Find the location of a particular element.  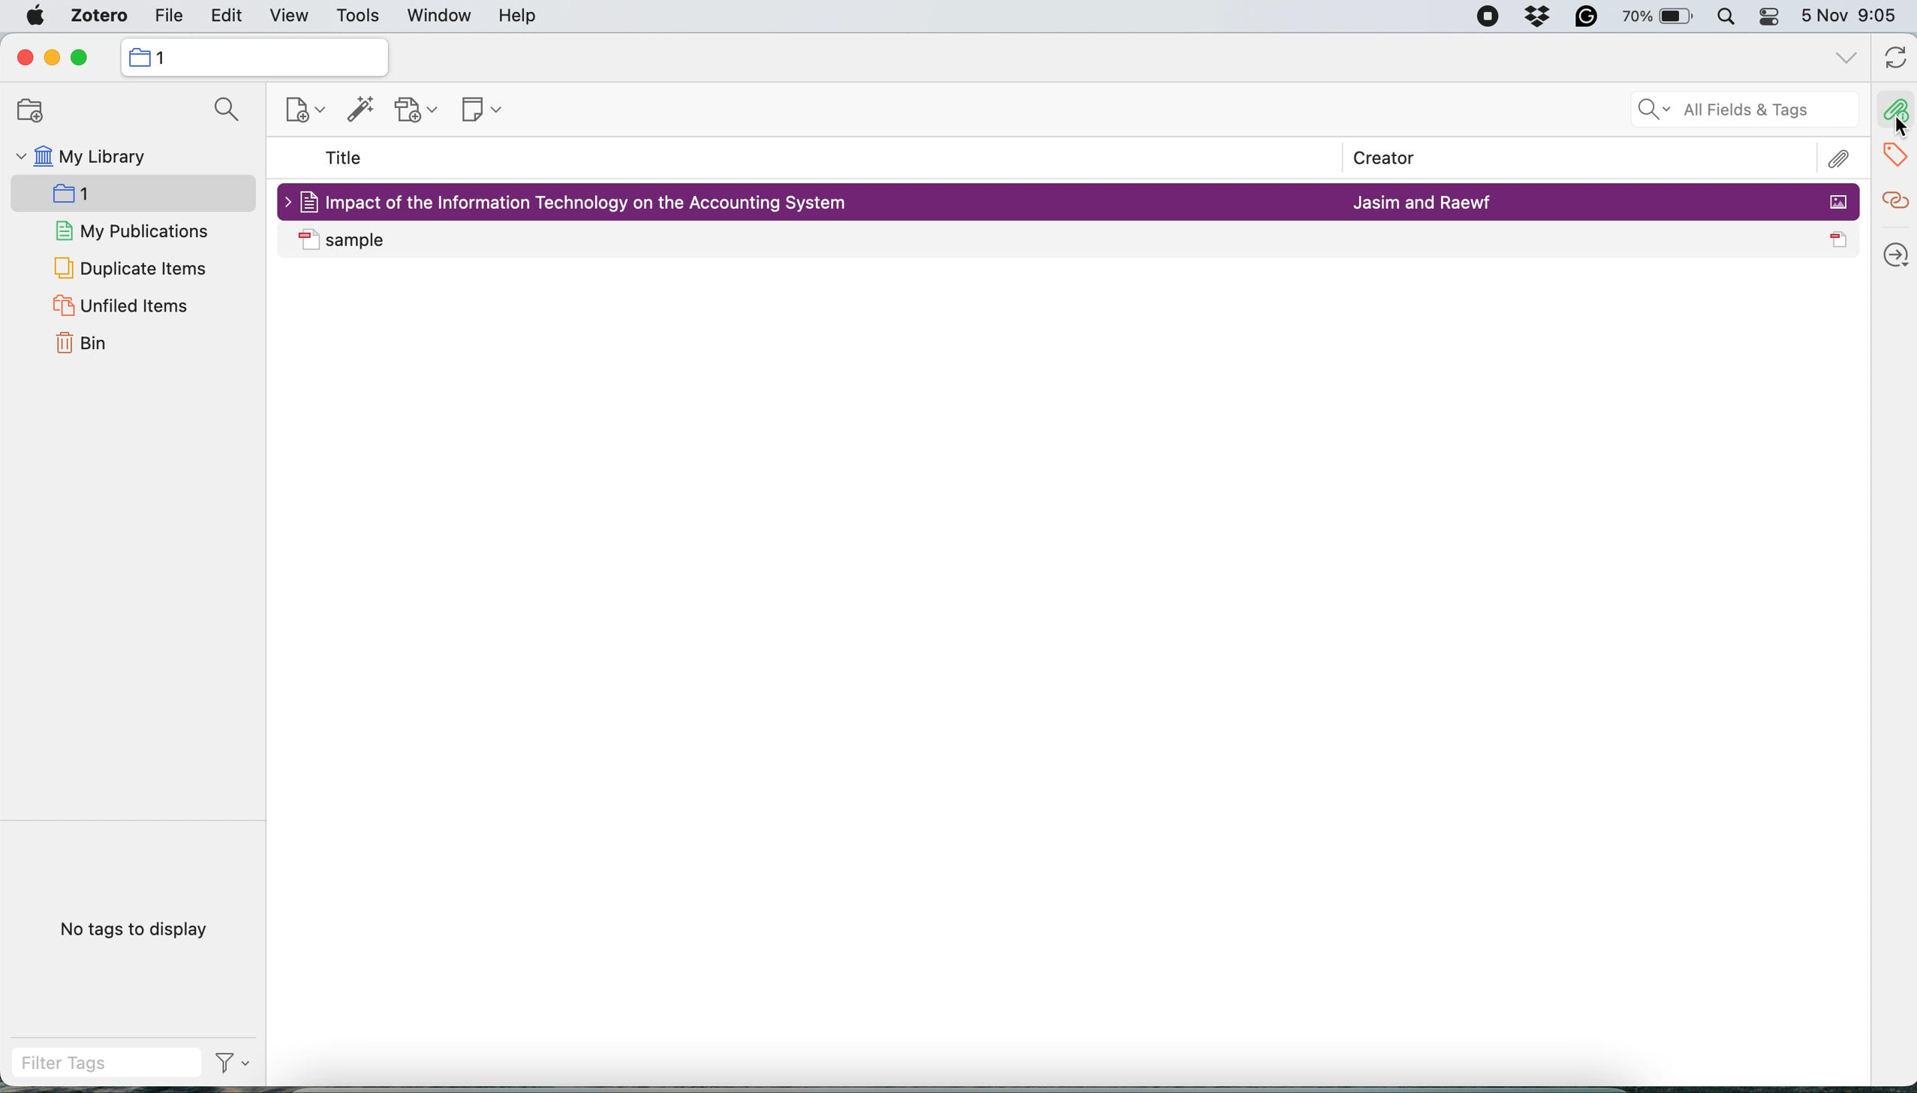

zotero is located at coordinates (94, 18).